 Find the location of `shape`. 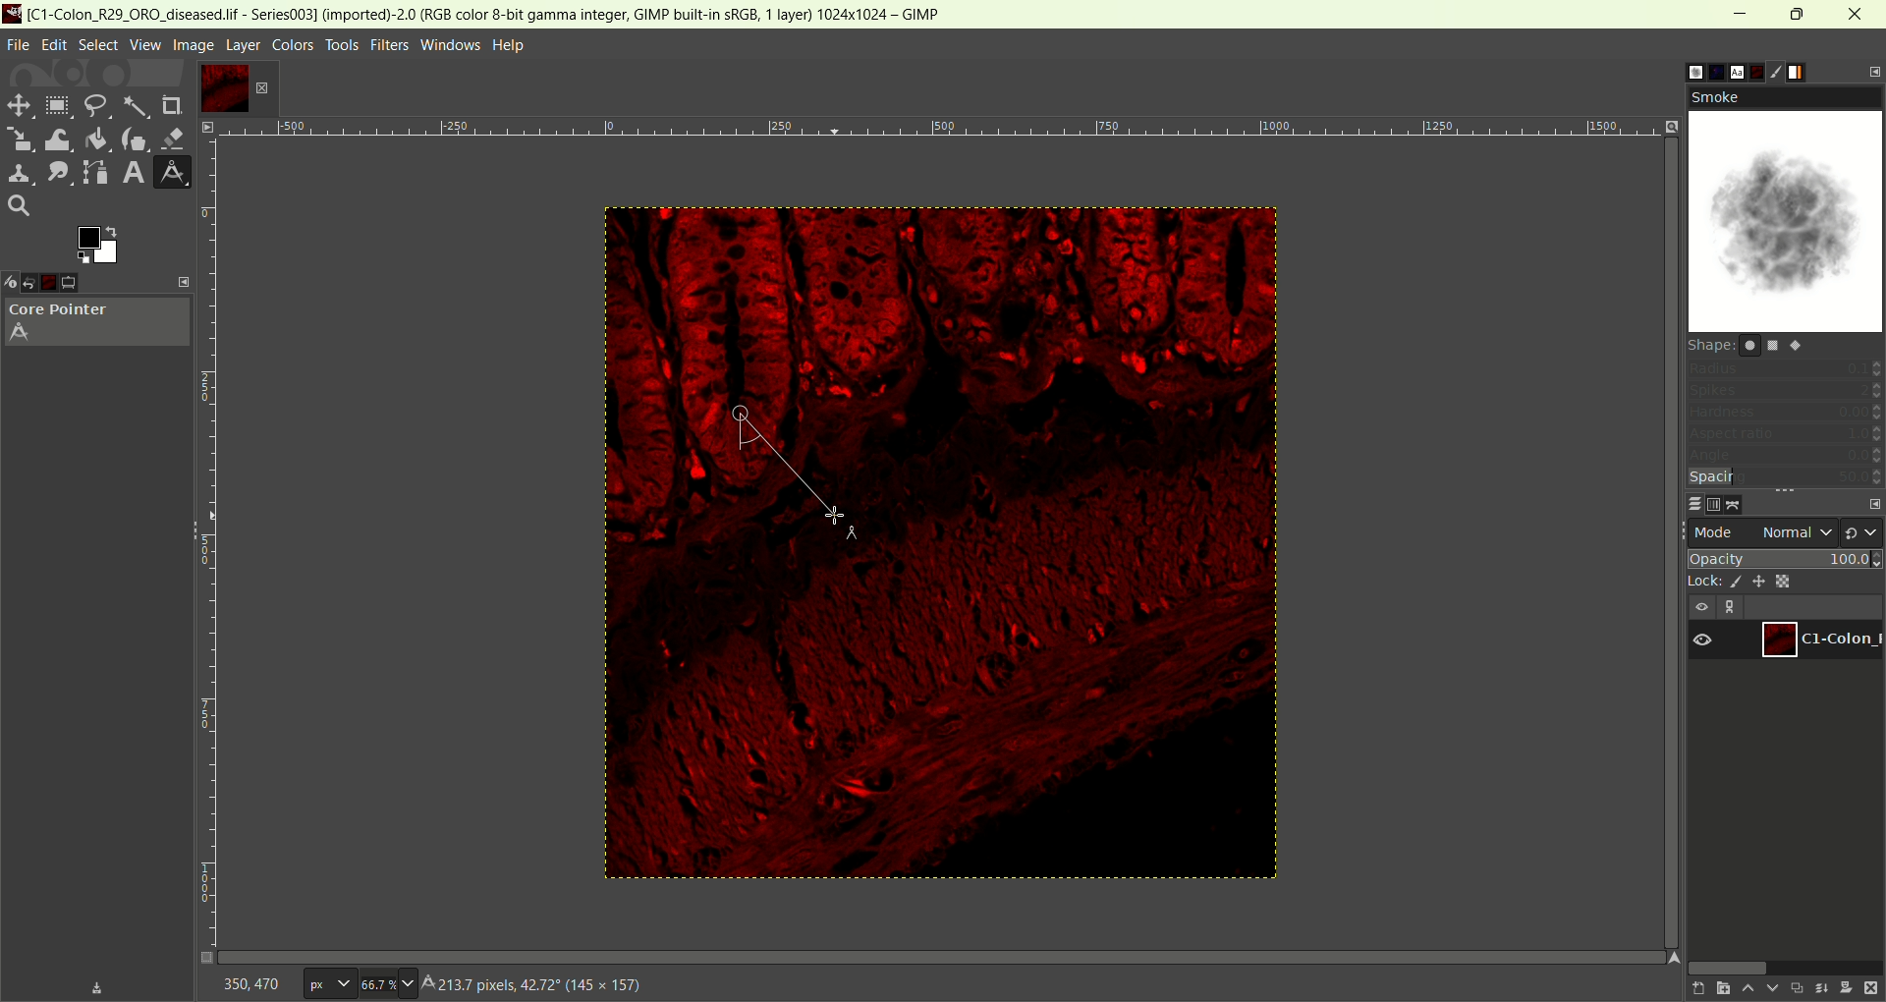

shape is located at coordinates (1750, 344).